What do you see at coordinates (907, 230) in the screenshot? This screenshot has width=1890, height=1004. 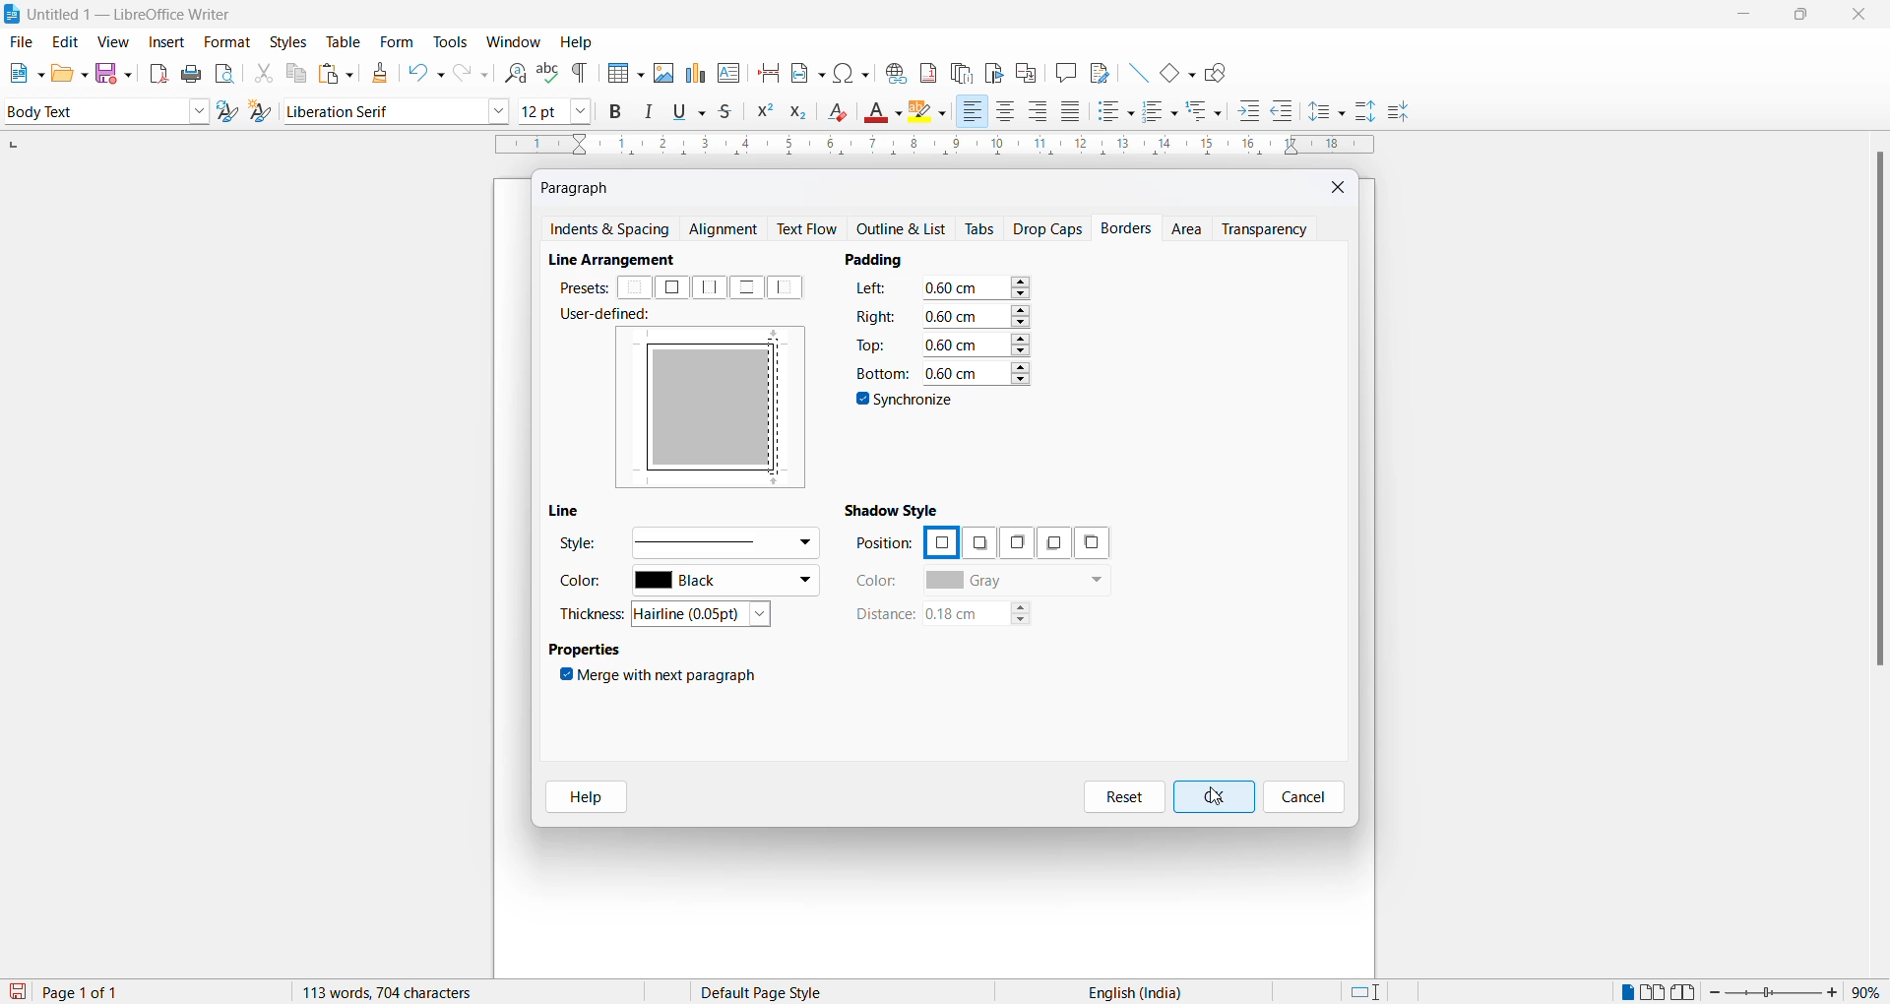 I see `outline` at bounding box center [907, 230].